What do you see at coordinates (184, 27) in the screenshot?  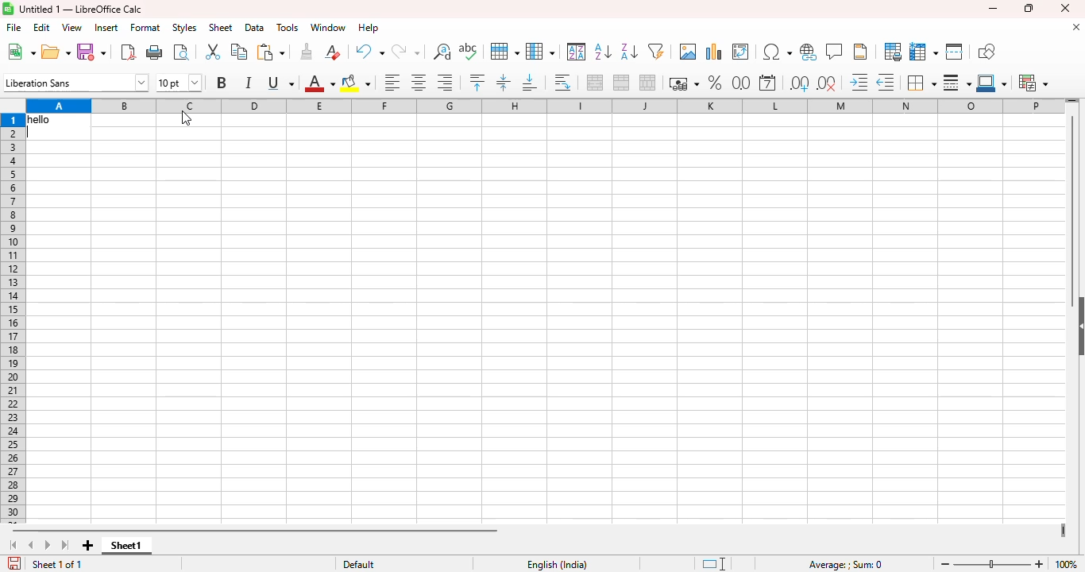 I see `styles` at bounding box center [184, 27].